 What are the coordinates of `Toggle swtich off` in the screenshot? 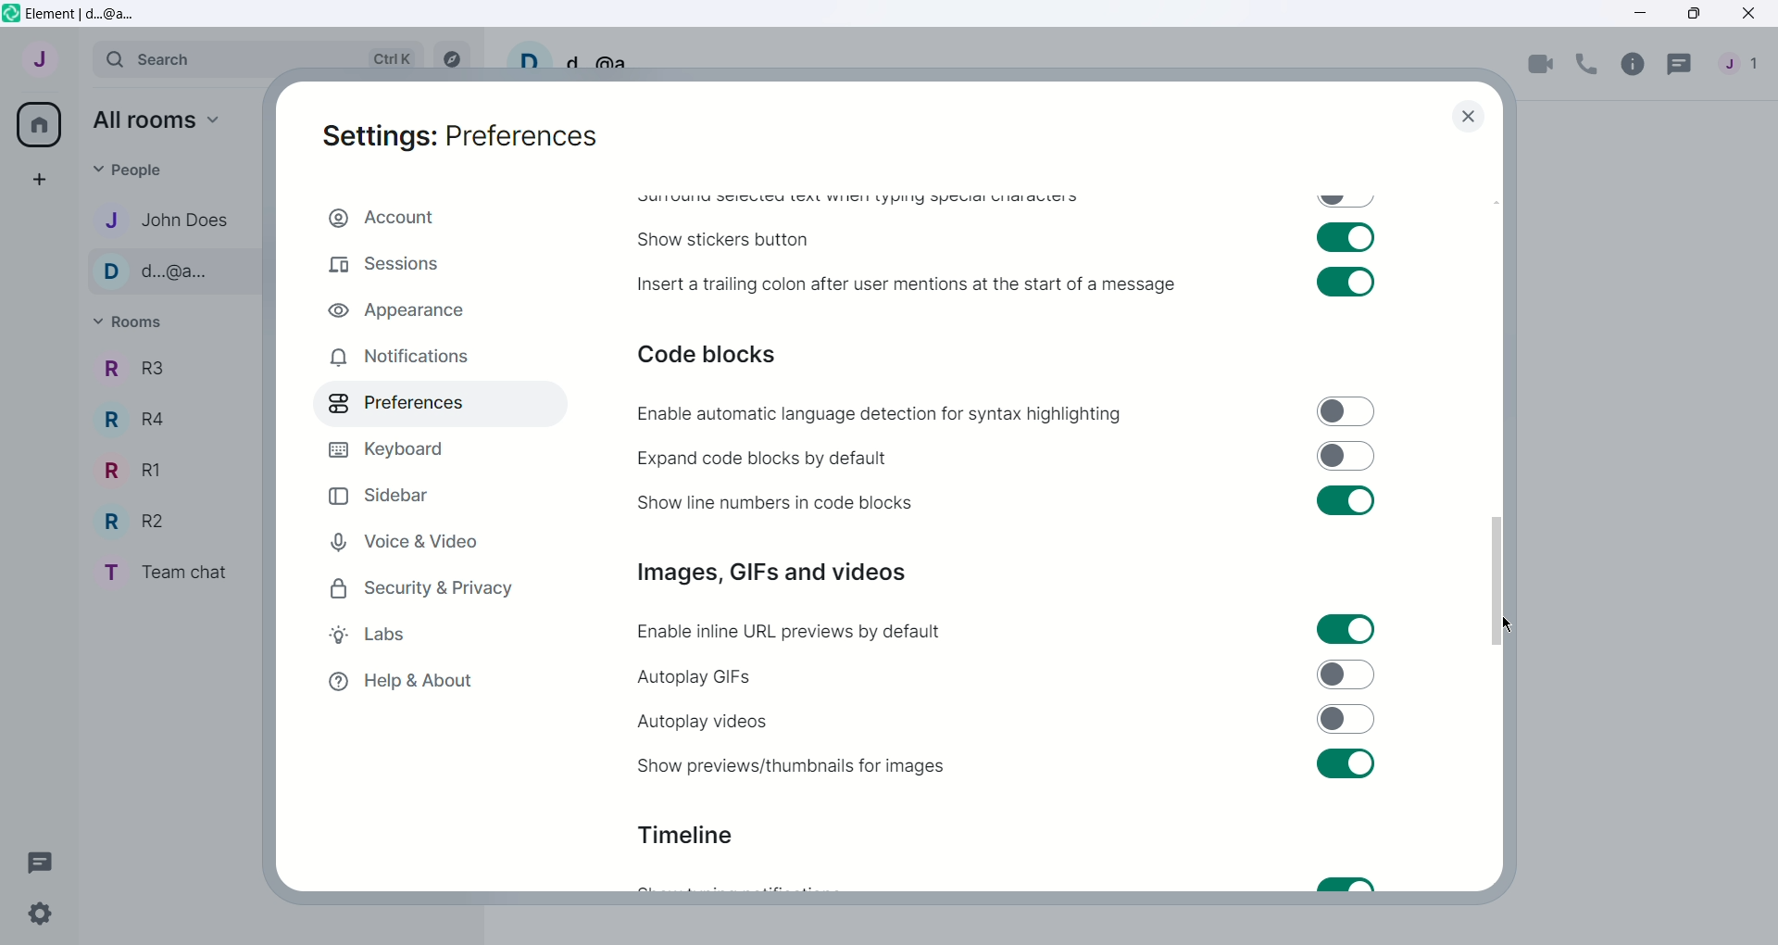 It's located at (1346, 202).